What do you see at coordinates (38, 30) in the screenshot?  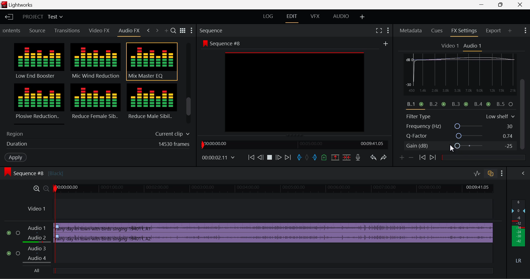 I see `Source` at bounding box center [38, 30].